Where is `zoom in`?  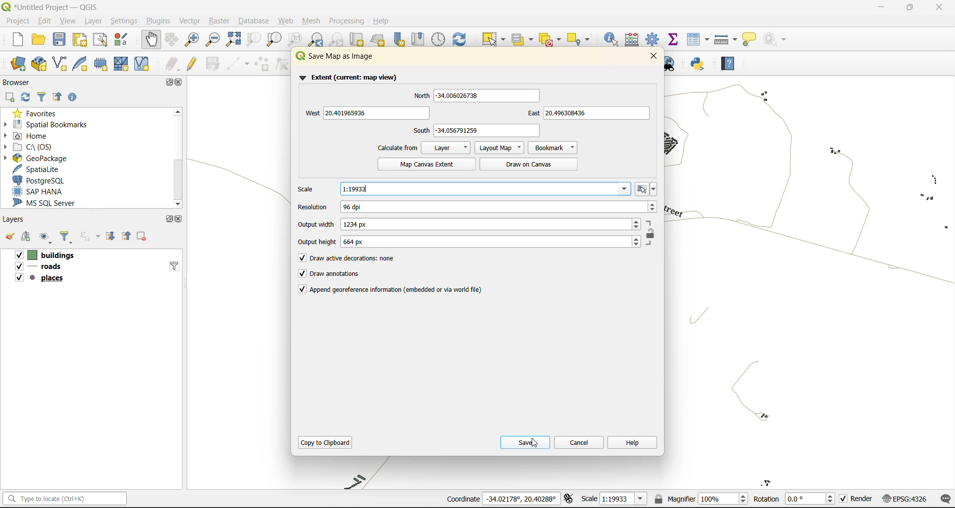
zoom in is located at coordinates (191, 38).